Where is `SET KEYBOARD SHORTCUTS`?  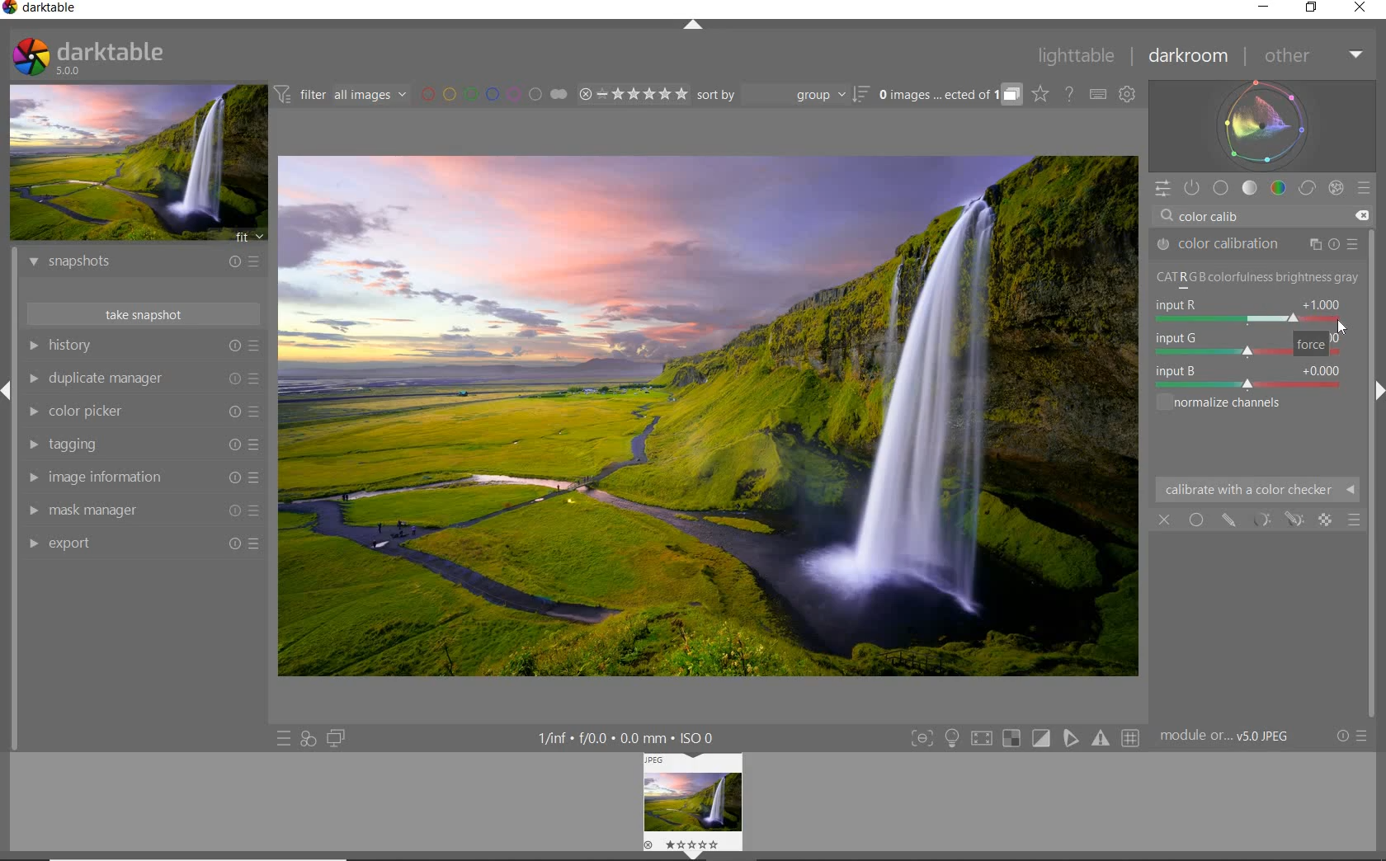 SET KEYBOARD SHORTCUTS is located at coordinates (1099, 95).